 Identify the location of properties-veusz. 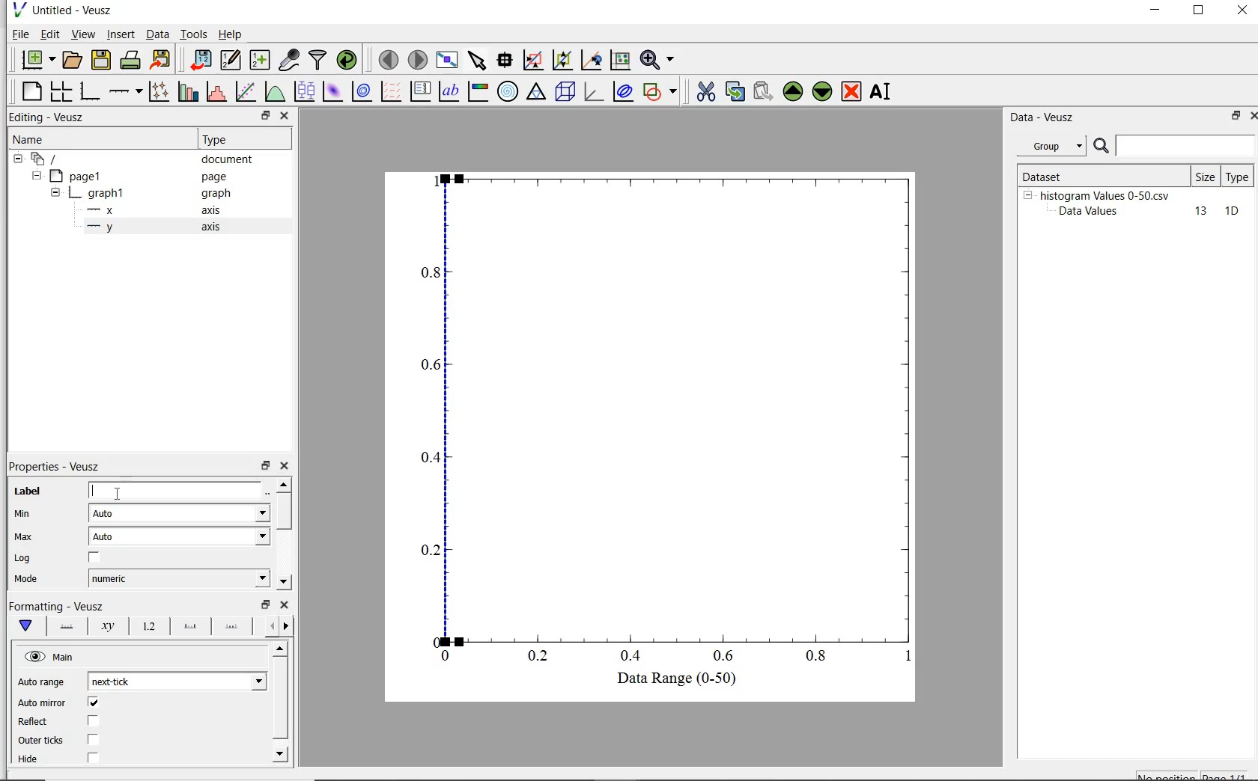
(55, 467).